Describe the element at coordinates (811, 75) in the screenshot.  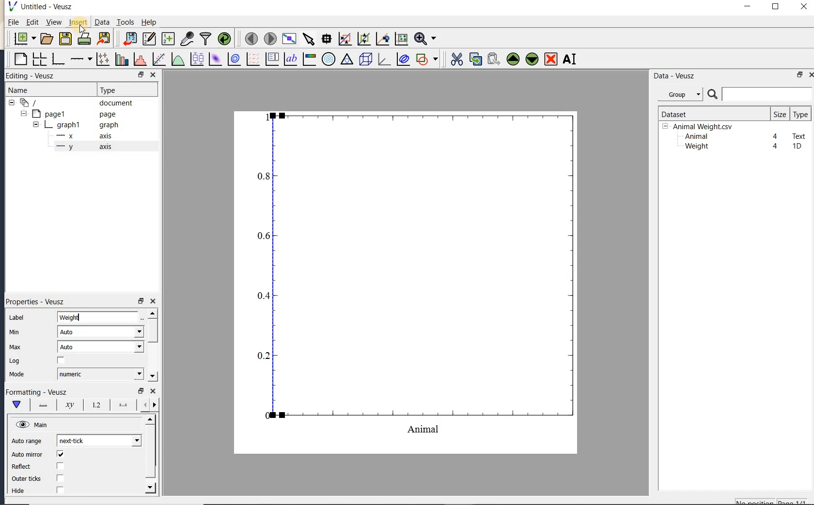
I see `close` at that location.